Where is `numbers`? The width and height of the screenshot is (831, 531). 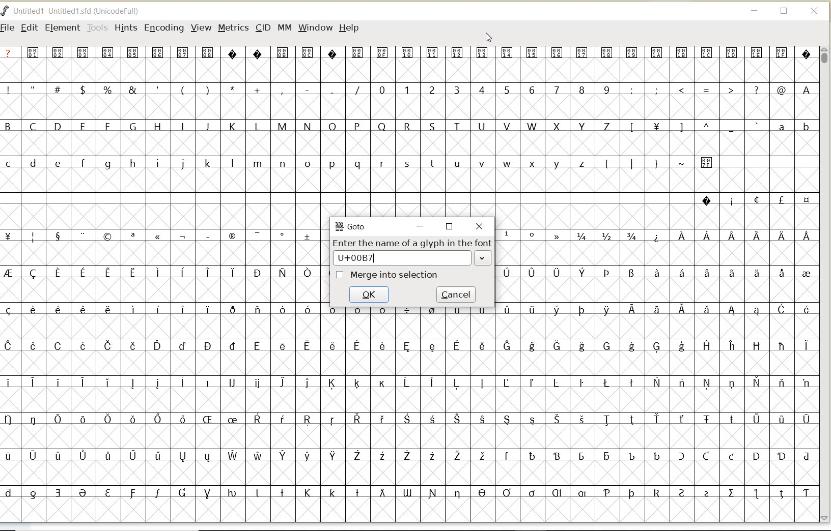
numbers is located at coordinates (492, 89).